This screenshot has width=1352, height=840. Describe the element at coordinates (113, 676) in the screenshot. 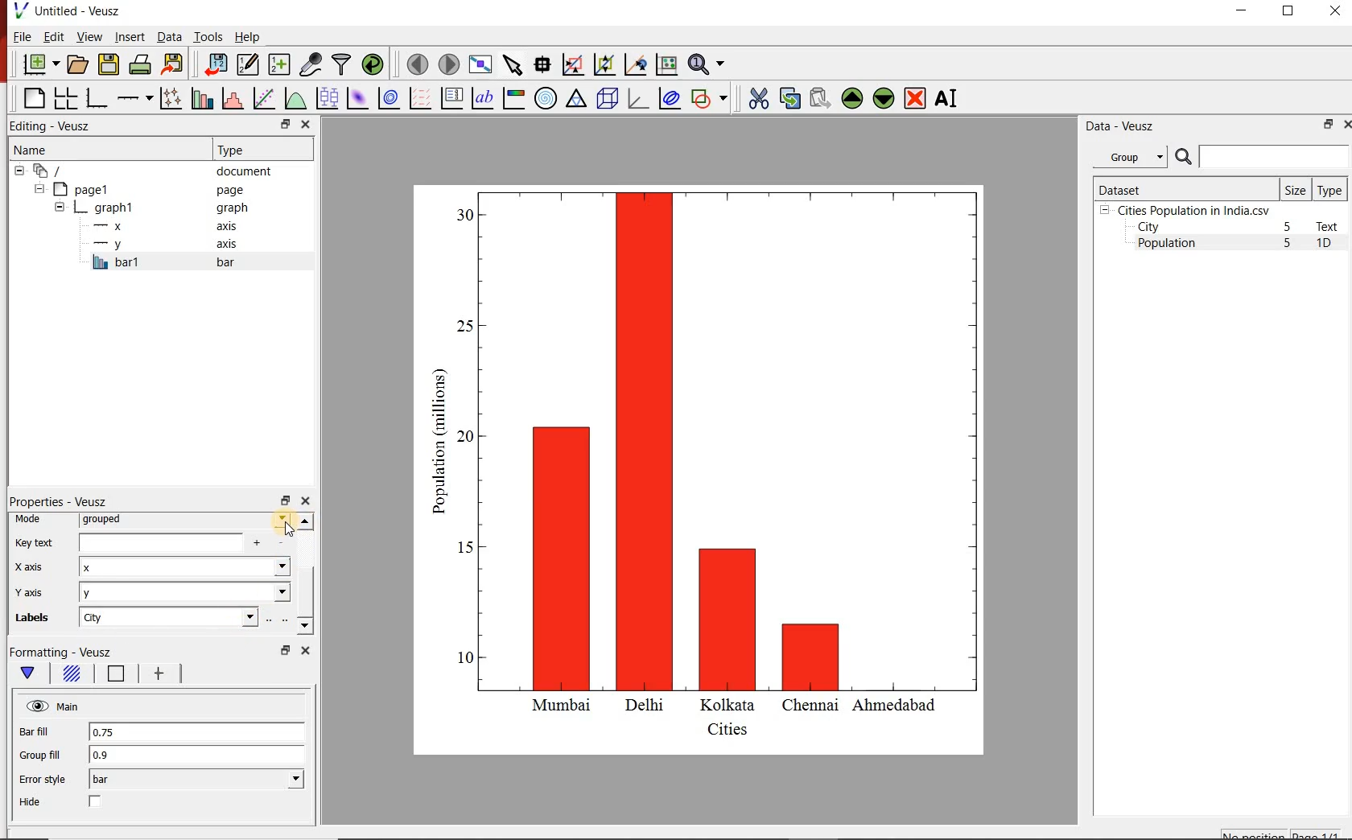

I see `Line` at that location.